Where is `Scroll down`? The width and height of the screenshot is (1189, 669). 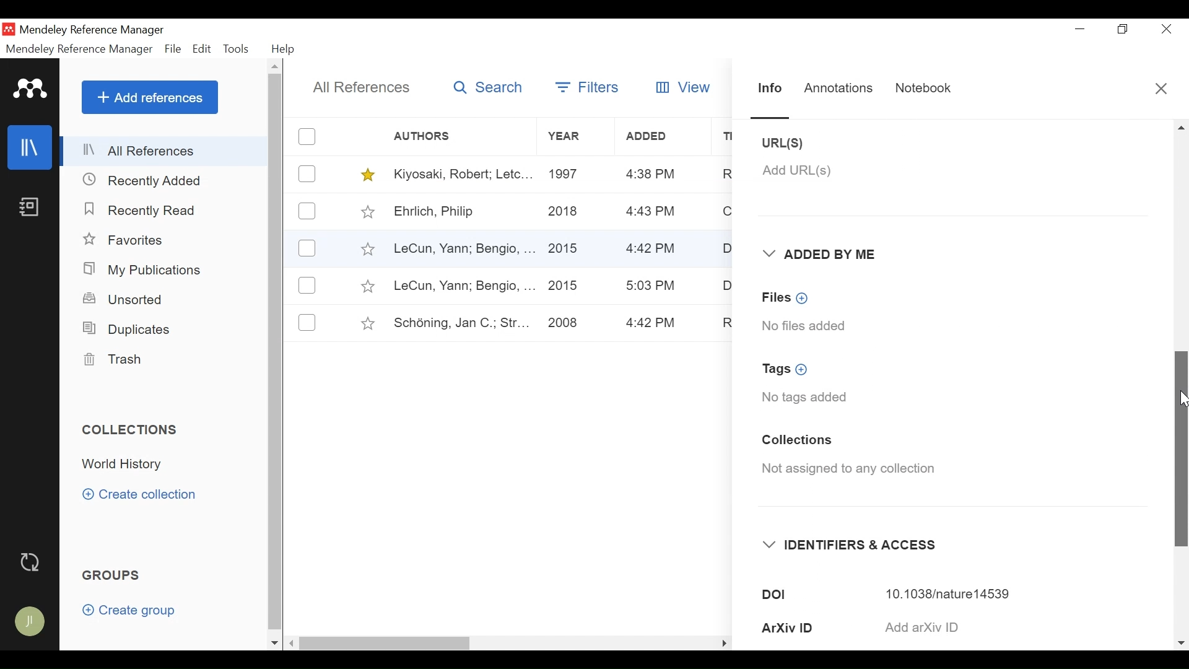
Scroll down is located at coordinates (274, 643).